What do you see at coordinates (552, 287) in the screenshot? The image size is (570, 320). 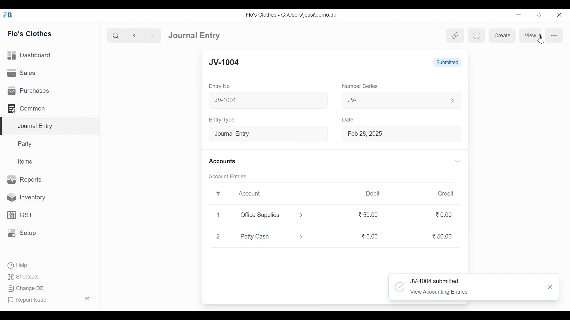 I see `Close` at bounding box center [552, 287].